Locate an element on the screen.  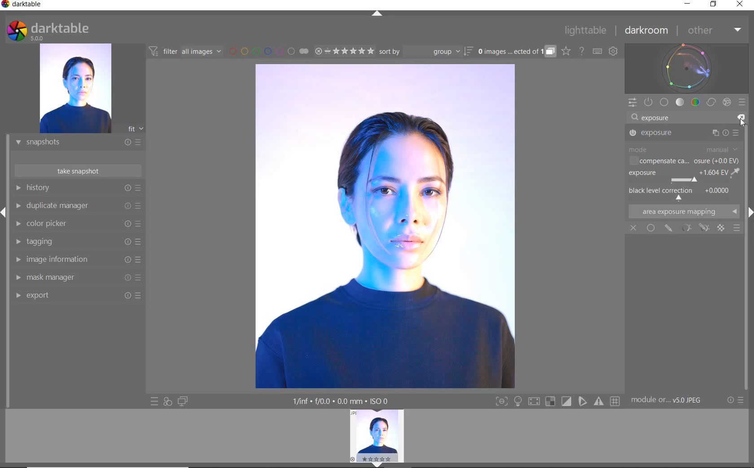
Button is located at coordinates (616, 402).